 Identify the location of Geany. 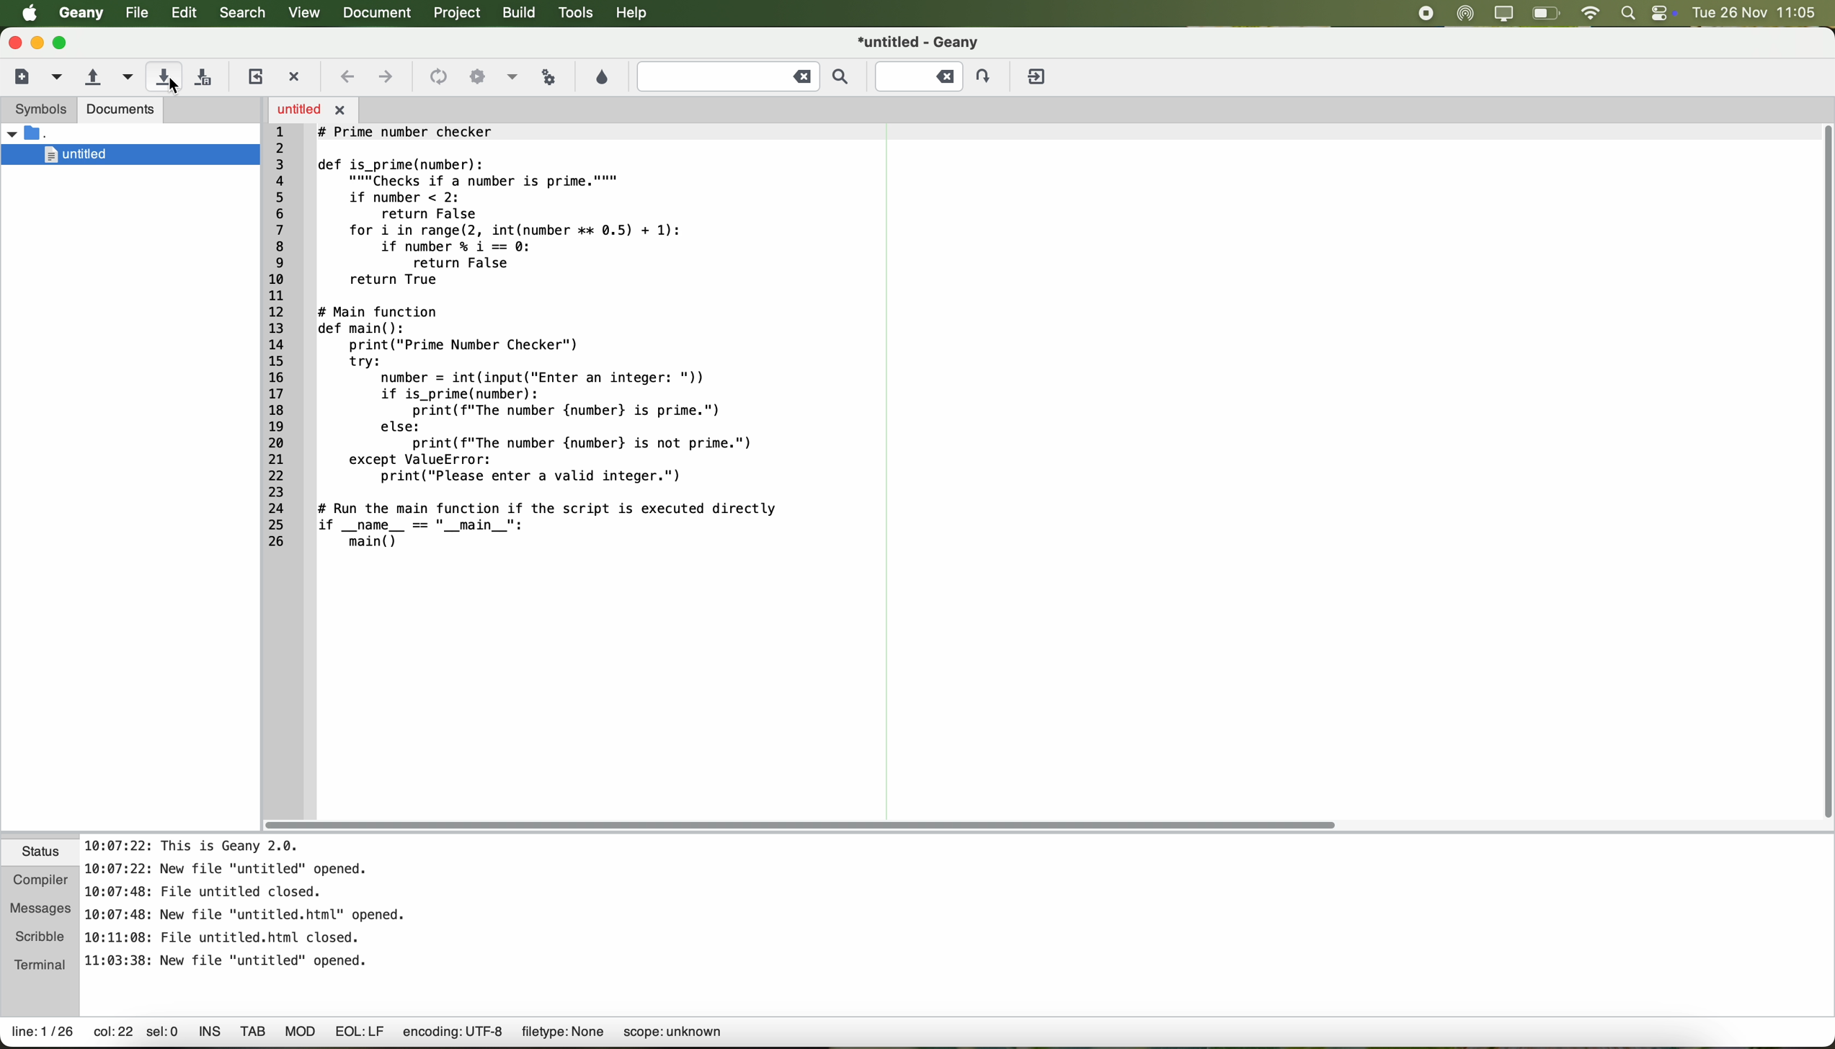
(80, 14).